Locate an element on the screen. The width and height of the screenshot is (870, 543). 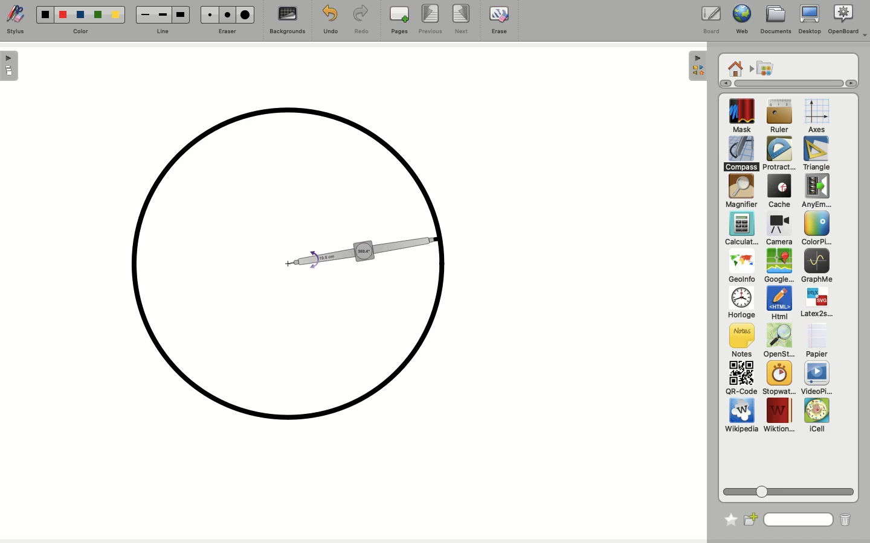
Favorite is located at coordinates (727, 517).